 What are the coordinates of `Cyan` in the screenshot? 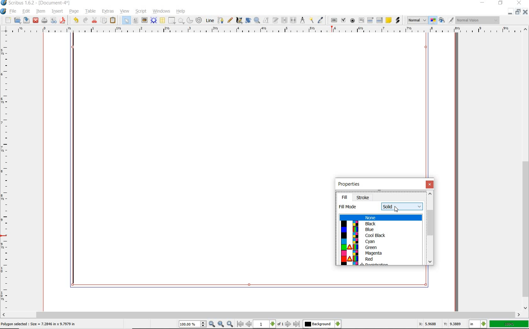 It's located at (379, 242).